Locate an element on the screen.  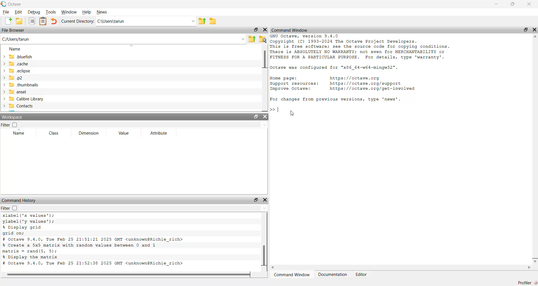
notes is located at coordinates (44, 21).